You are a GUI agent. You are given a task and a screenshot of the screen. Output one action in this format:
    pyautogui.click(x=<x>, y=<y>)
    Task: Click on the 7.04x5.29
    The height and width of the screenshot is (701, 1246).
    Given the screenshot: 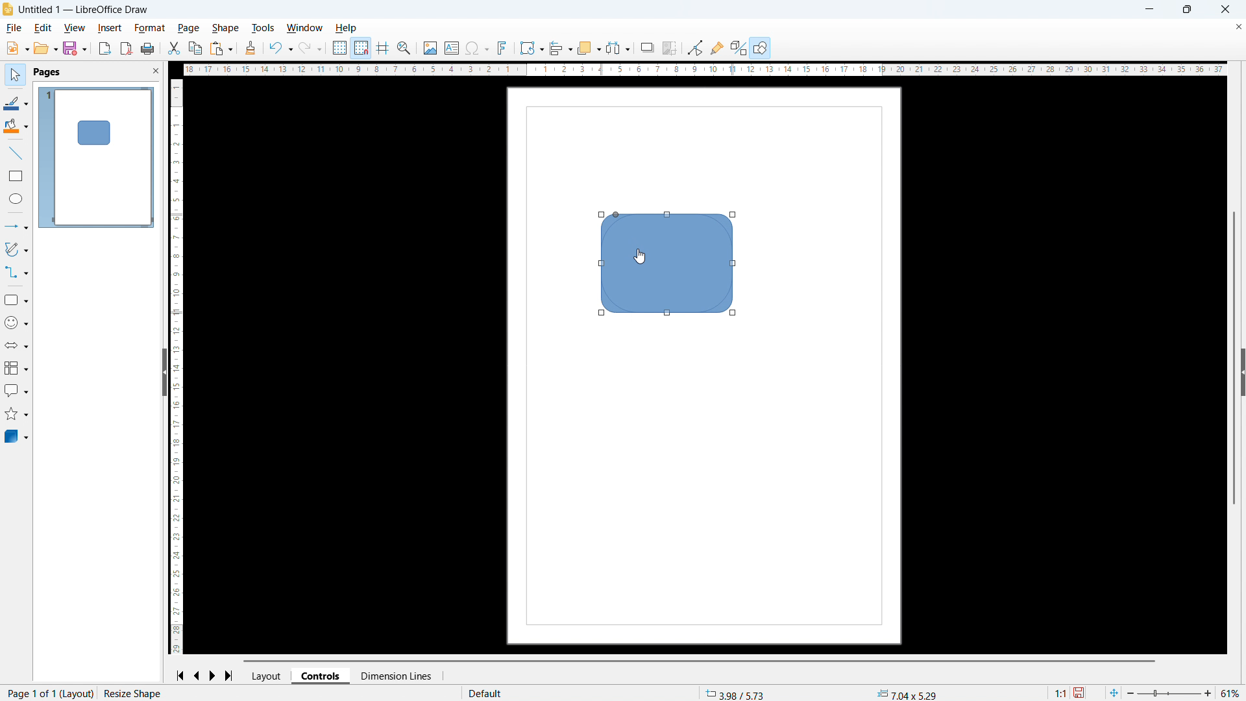 What is the action you would take?
    pyautogui.click(x=907, y=694)
    